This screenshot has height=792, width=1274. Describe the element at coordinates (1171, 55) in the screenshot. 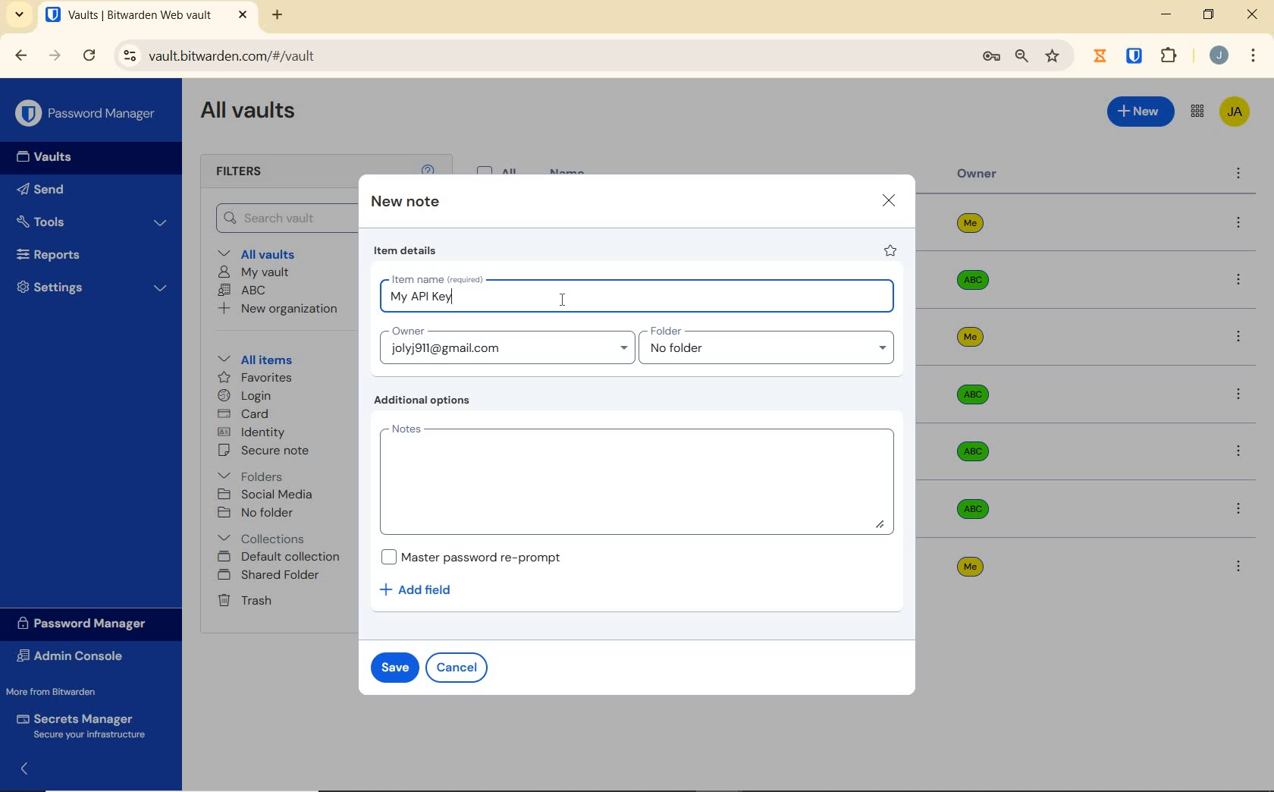

I see `extensions` at that location.